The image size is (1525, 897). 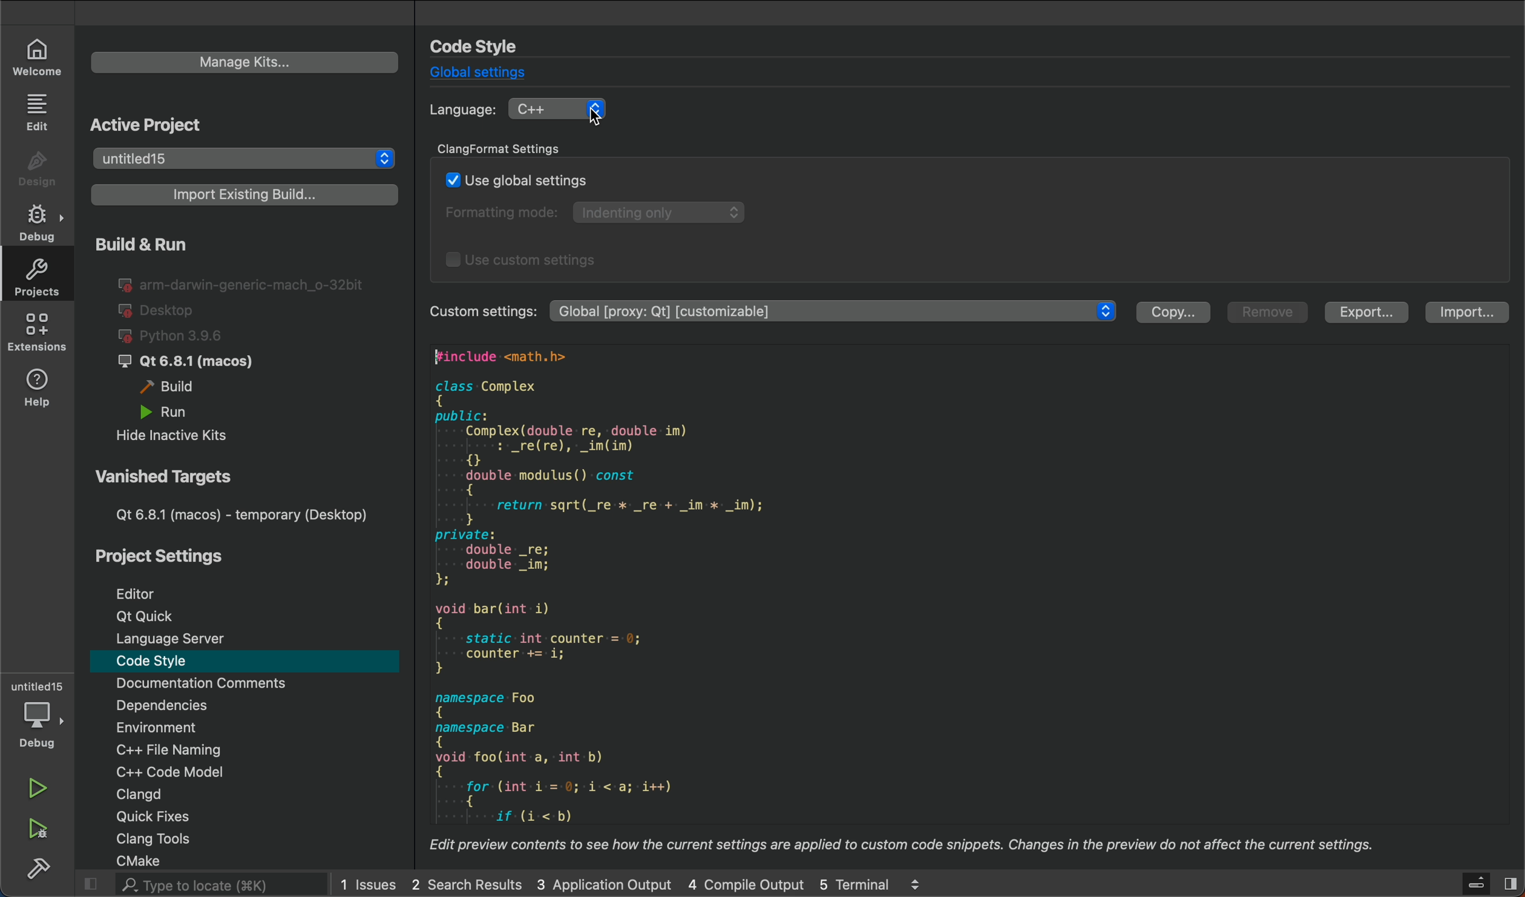 I want to click on welcome, so click(x=43, y=57).